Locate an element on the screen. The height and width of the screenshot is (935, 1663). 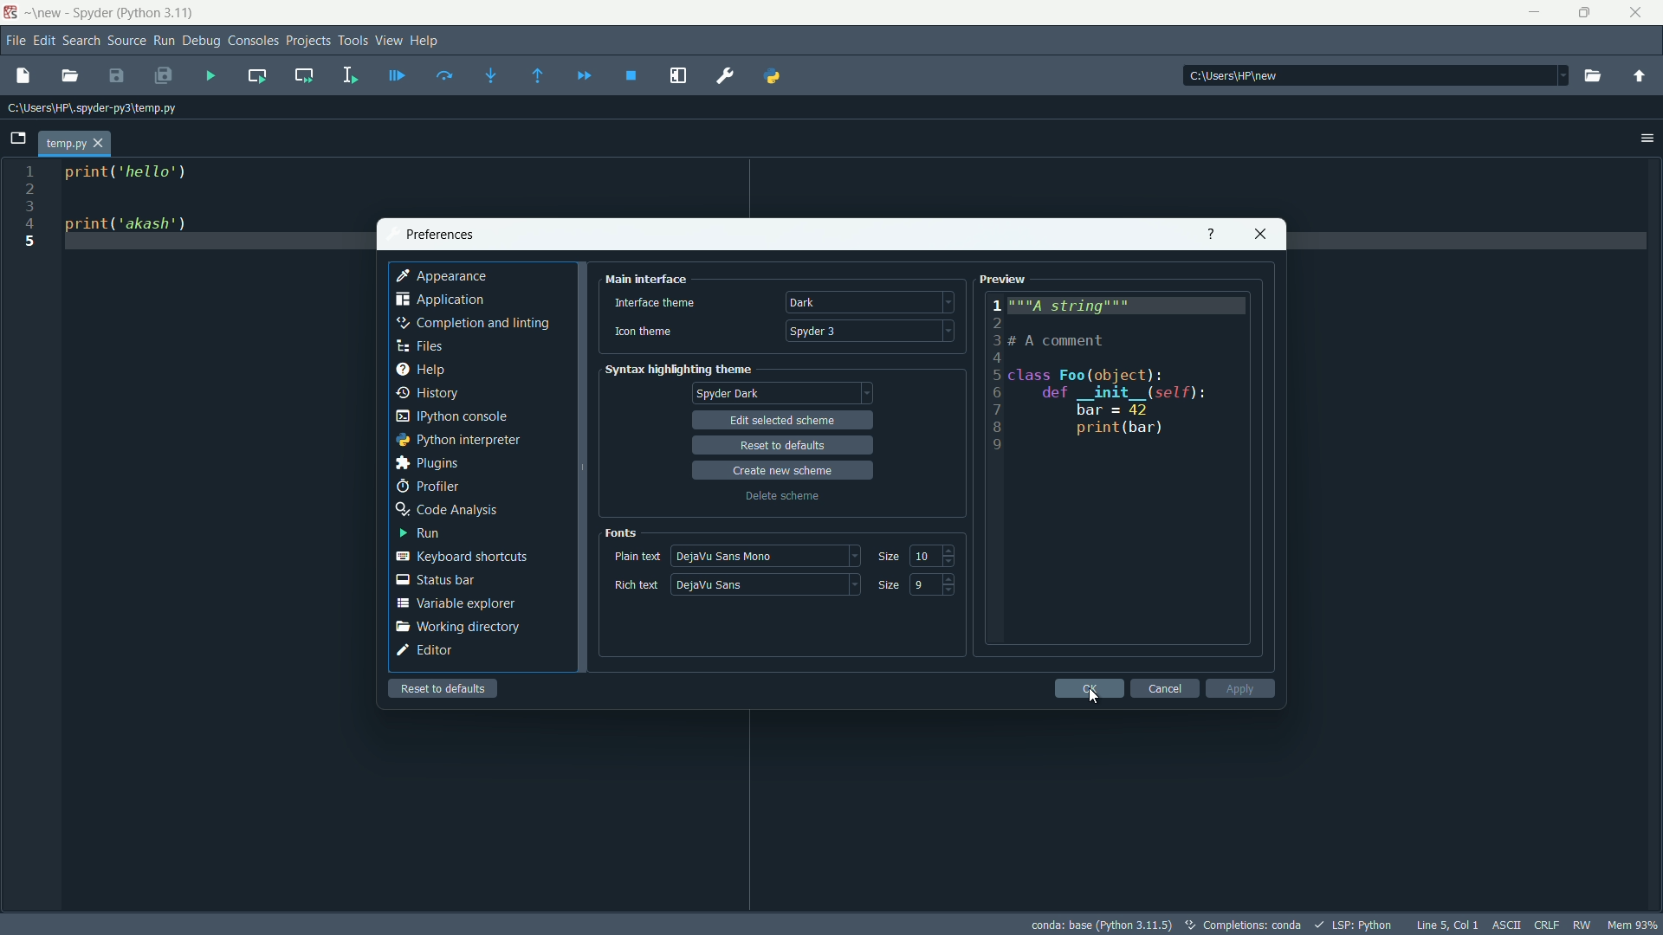
ipython console is located at coordinates (451, 416).